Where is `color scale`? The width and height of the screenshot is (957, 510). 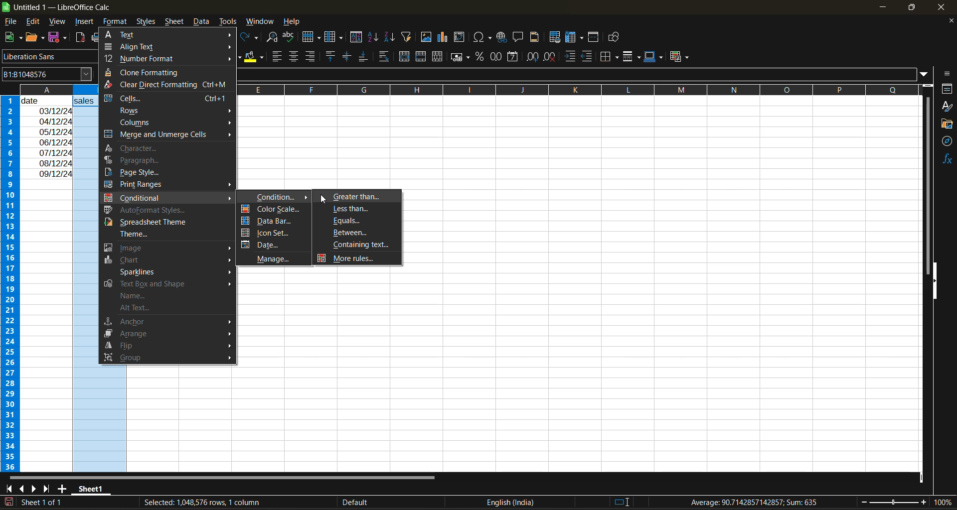
color scale is located at coordinates (272, 209).